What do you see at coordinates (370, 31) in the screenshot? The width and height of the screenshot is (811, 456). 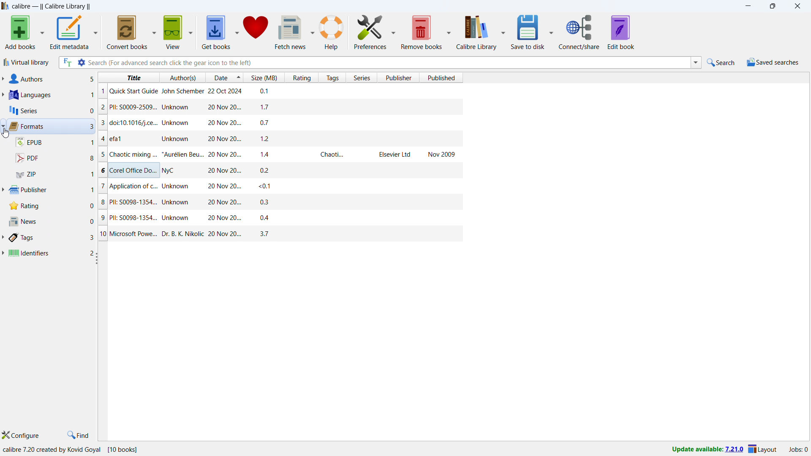 I see `preferences` at bounding box center [370, 31].